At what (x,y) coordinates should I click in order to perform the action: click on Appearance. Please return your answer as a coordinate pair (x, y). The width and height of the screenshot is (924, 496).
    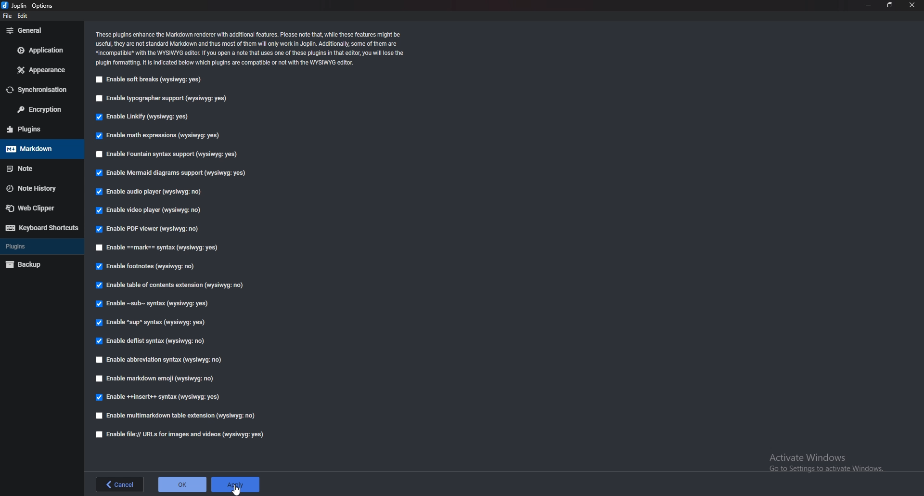
    Looking at the image, I should click on (39, 70).